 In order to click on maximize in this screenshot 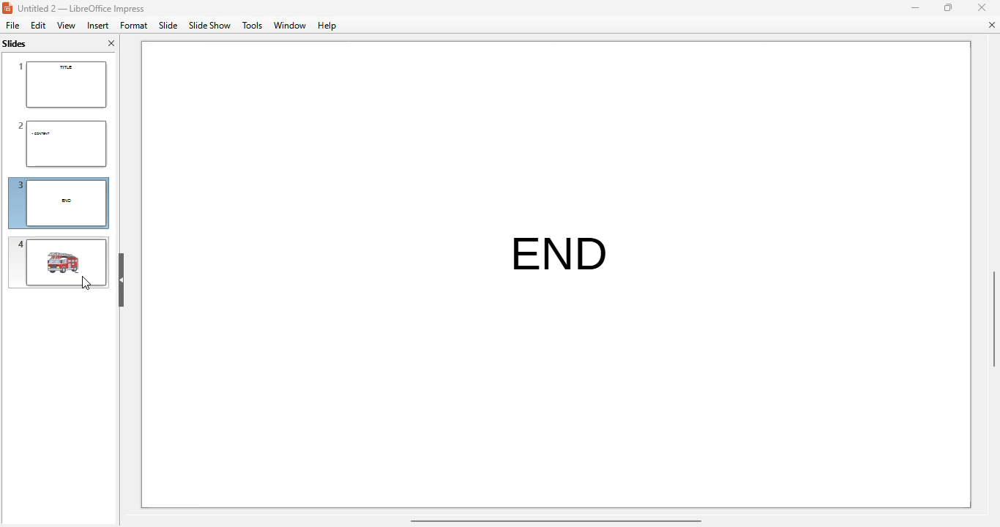, I will do `click(948, 7)`.